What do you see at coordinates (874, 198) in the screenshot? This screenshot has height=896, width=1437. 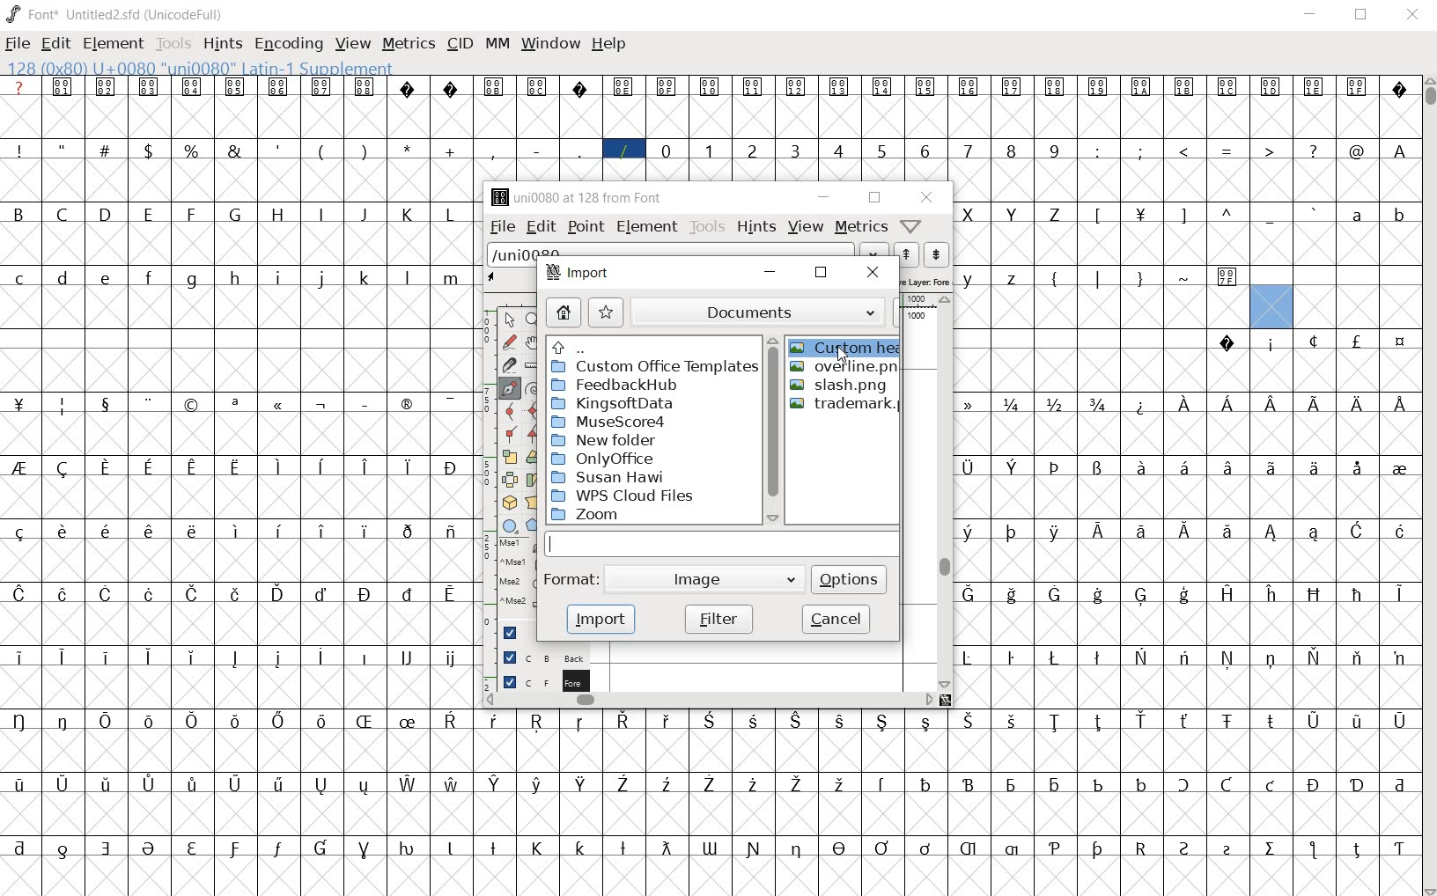 I see `restore` at bounding box center [874, 198].